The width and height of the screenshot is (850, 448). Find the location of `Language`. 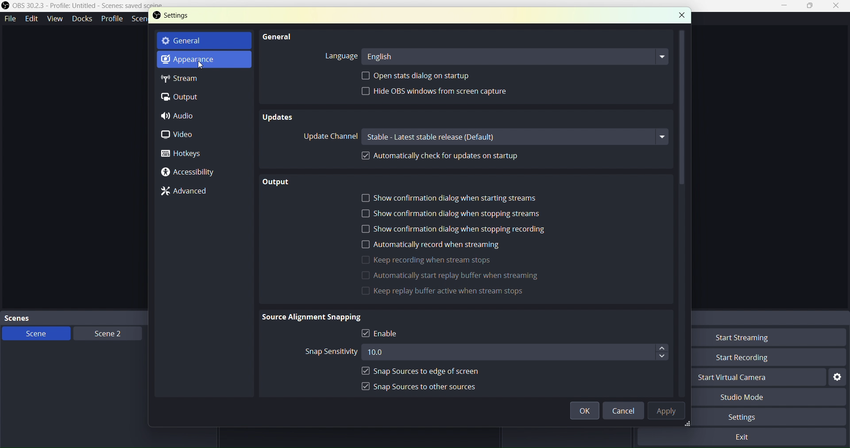

Language is located at coordinates (498, 56).